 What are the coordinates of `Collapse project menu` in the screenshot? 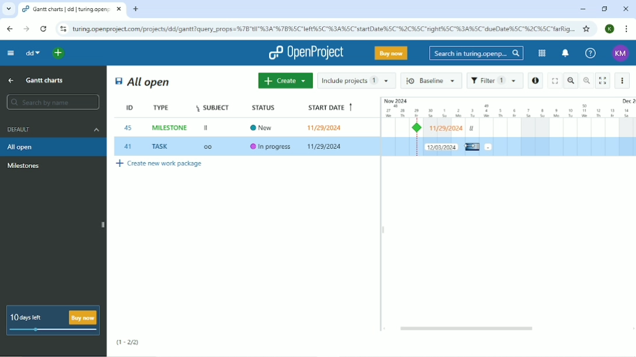 It's located at (10, 53).